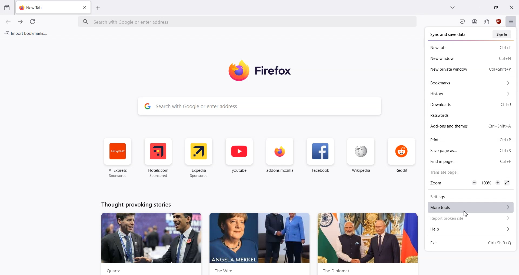  Describe the element at coordinates (152, 244) in the screenshot. I see `News` at that location.